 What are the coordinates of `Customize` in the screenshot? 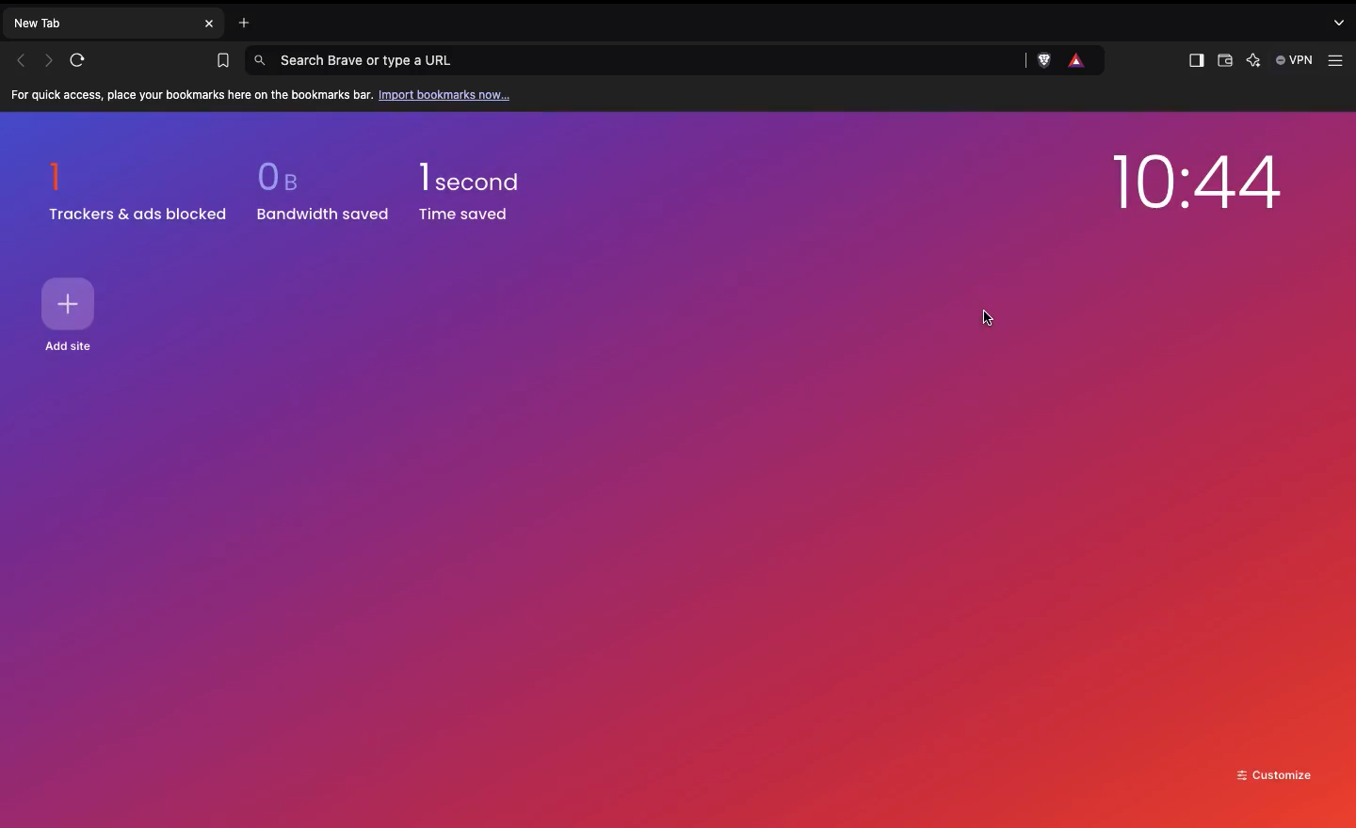 It's located at (1275, 773).